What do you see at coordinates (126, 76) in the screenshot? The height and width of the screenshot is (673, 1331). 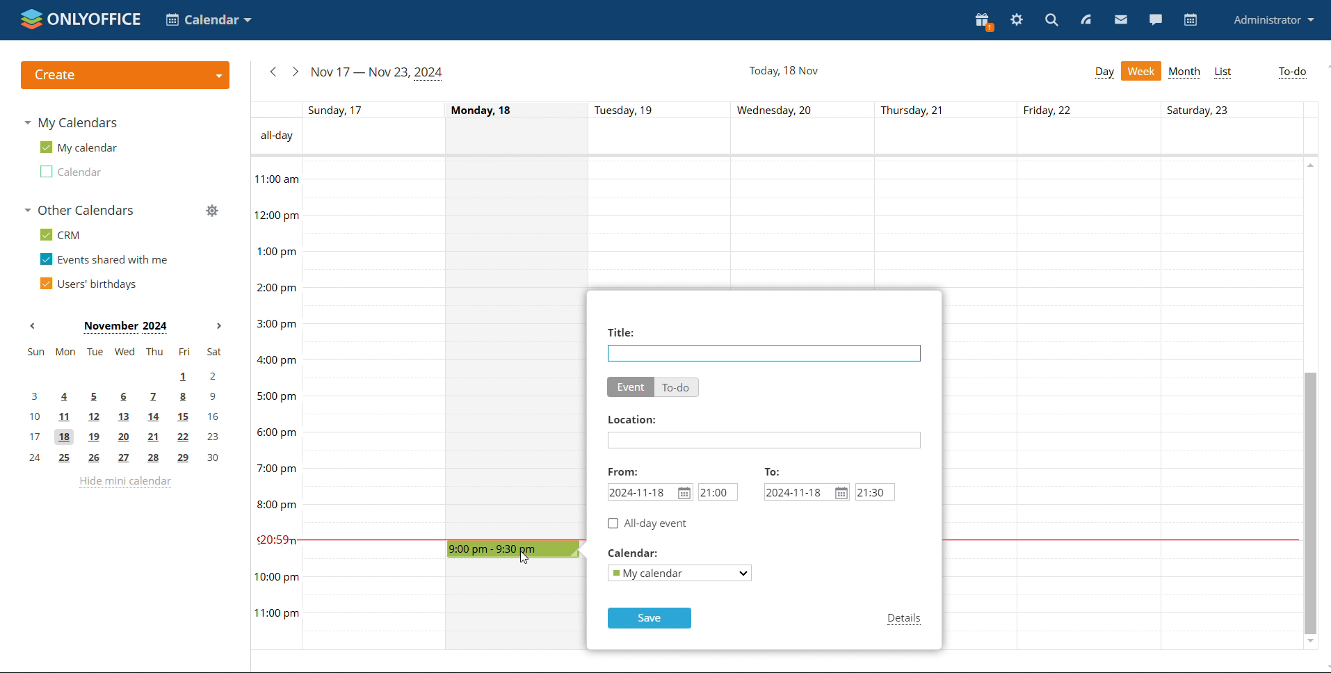 I see `create` at bounding box center [126, 76].